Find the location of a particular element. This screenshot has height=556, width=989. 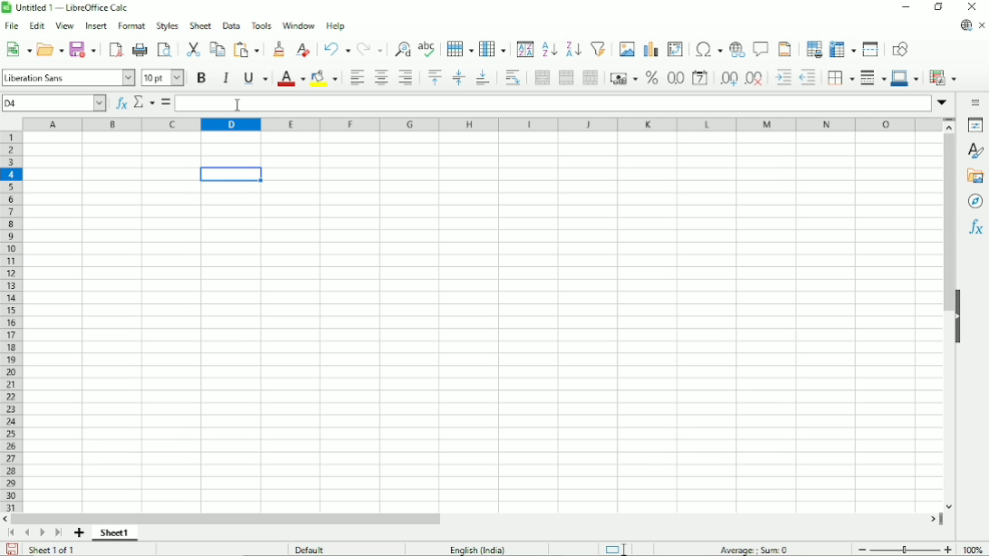

Data is located at coordinates (232, 25).